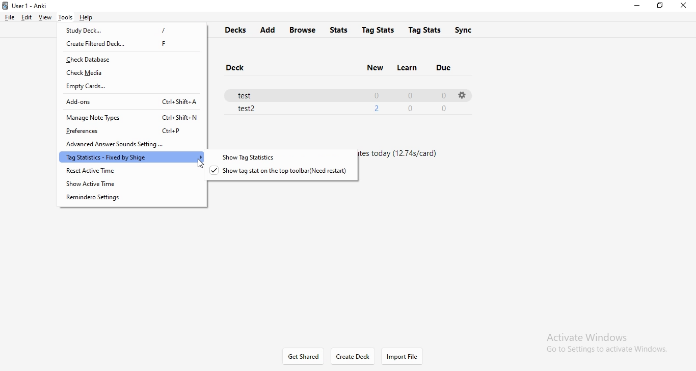  I want to click on text1, so click(406, 161).